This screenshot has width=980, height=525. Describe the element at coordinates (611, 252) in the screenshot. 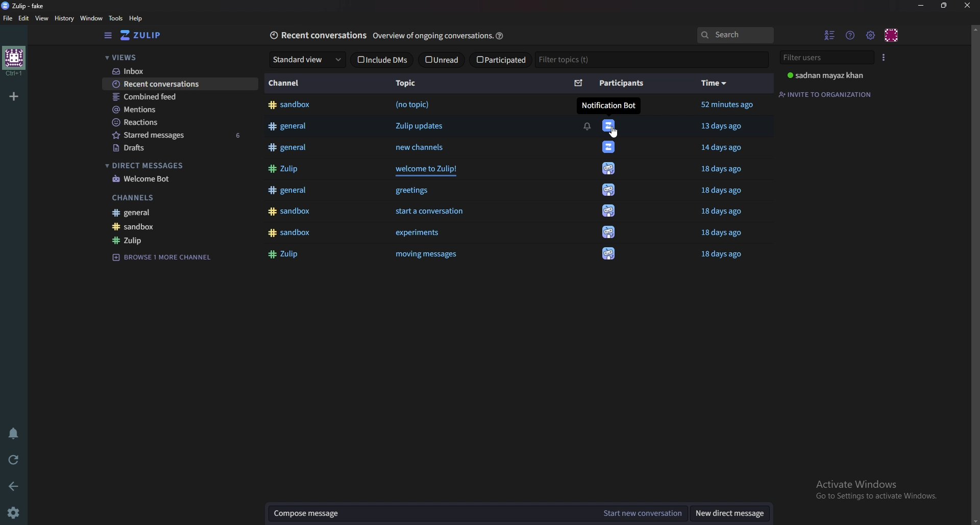

I see `icon` at that location.